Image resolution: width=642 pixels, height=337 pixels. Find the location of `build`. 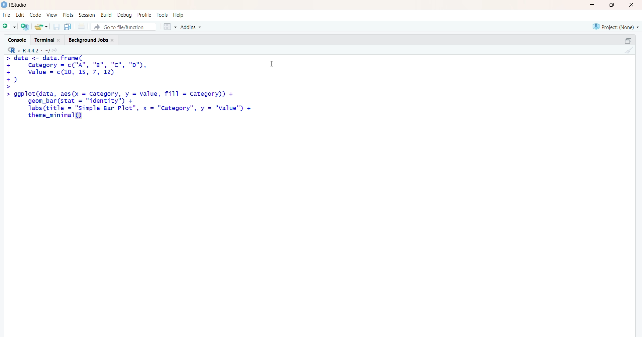

build is located at coordinates (106, 15).